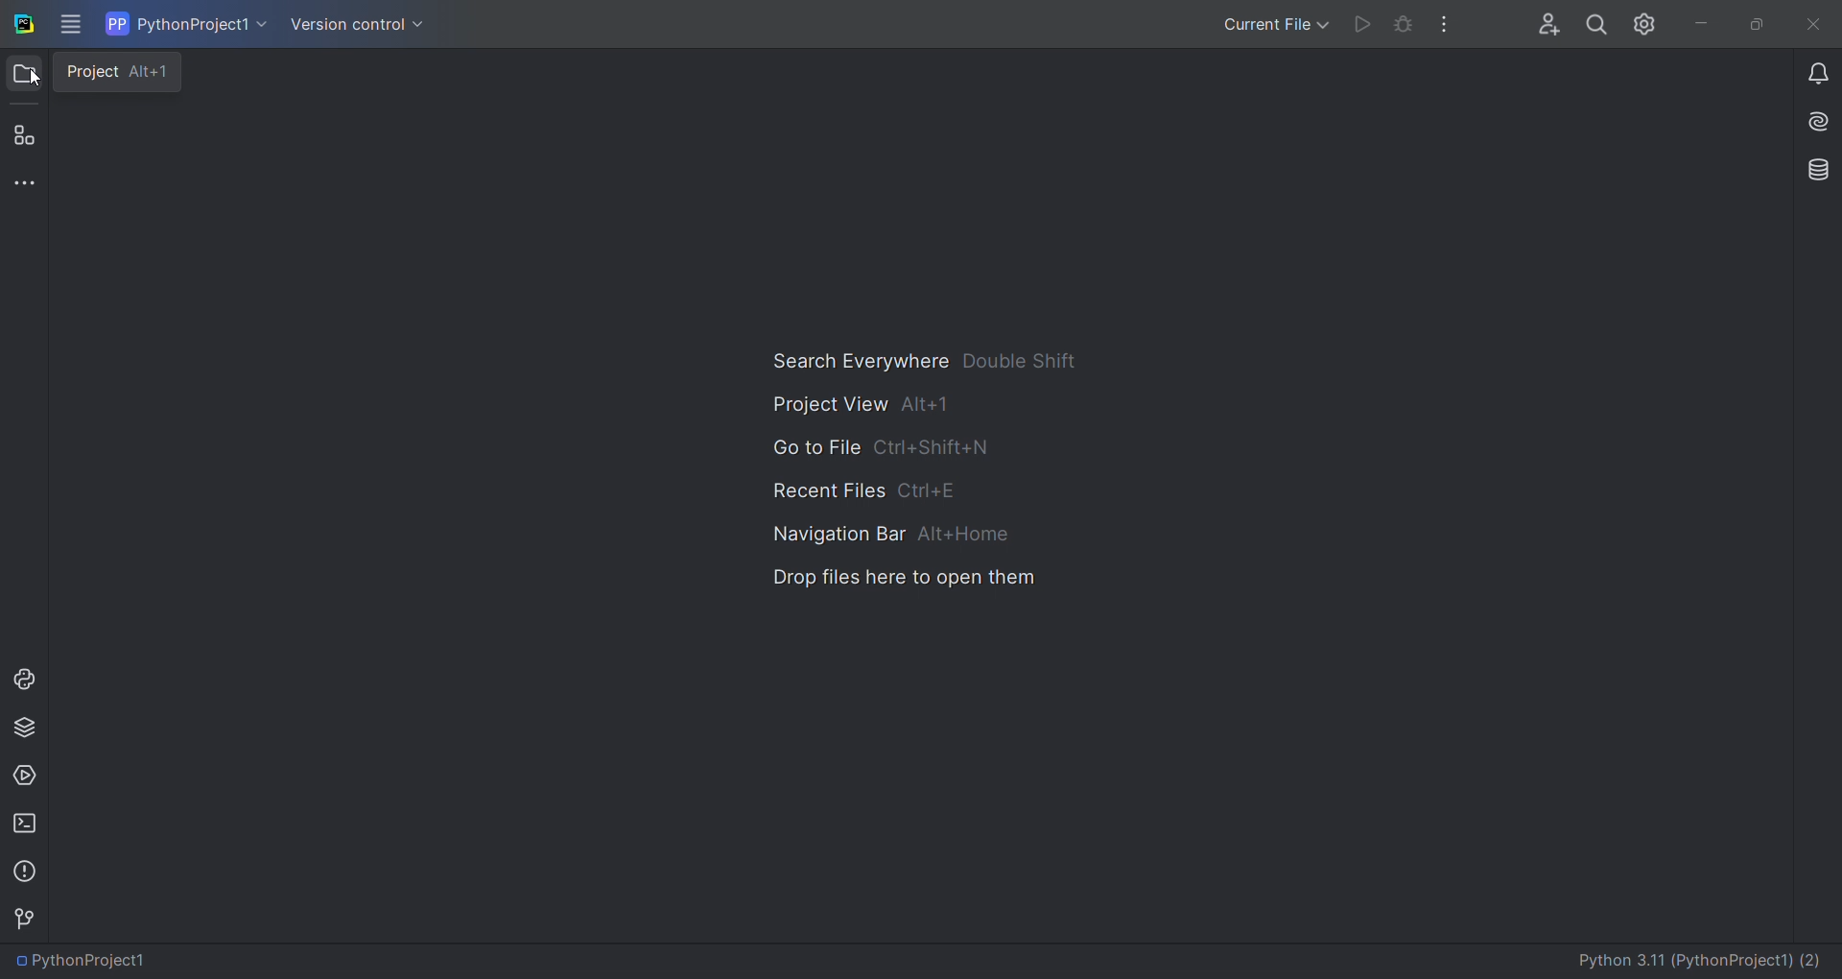 Image resolution: width=1842 pixels, height=979 pixels. Describe the element at coordinates (1819, 22) in the screenshot. I see `close` at that location.